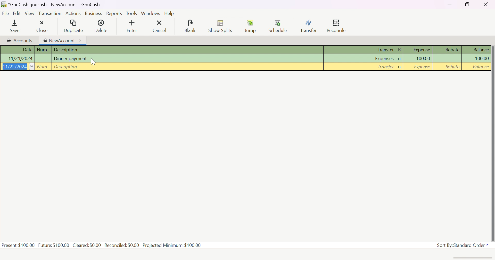 Image resolution: width=495 pixels, height=260 pixels. Describe the element at coordinates (101, 26) in the screenshot. I see `Delete` at that location.